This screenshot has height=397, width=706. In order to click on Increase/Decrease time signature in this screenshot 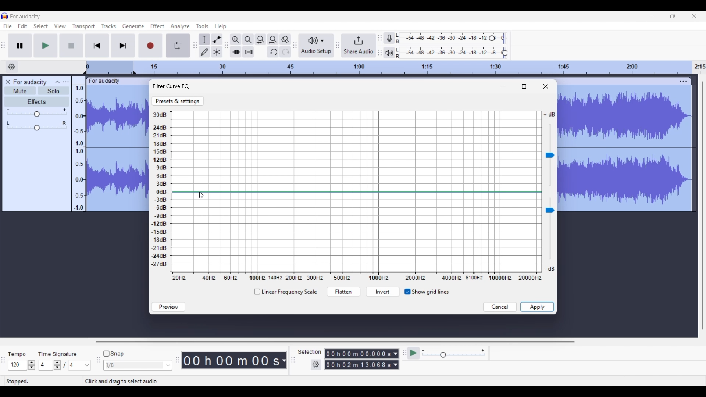, I will do `click(57, 365)`.